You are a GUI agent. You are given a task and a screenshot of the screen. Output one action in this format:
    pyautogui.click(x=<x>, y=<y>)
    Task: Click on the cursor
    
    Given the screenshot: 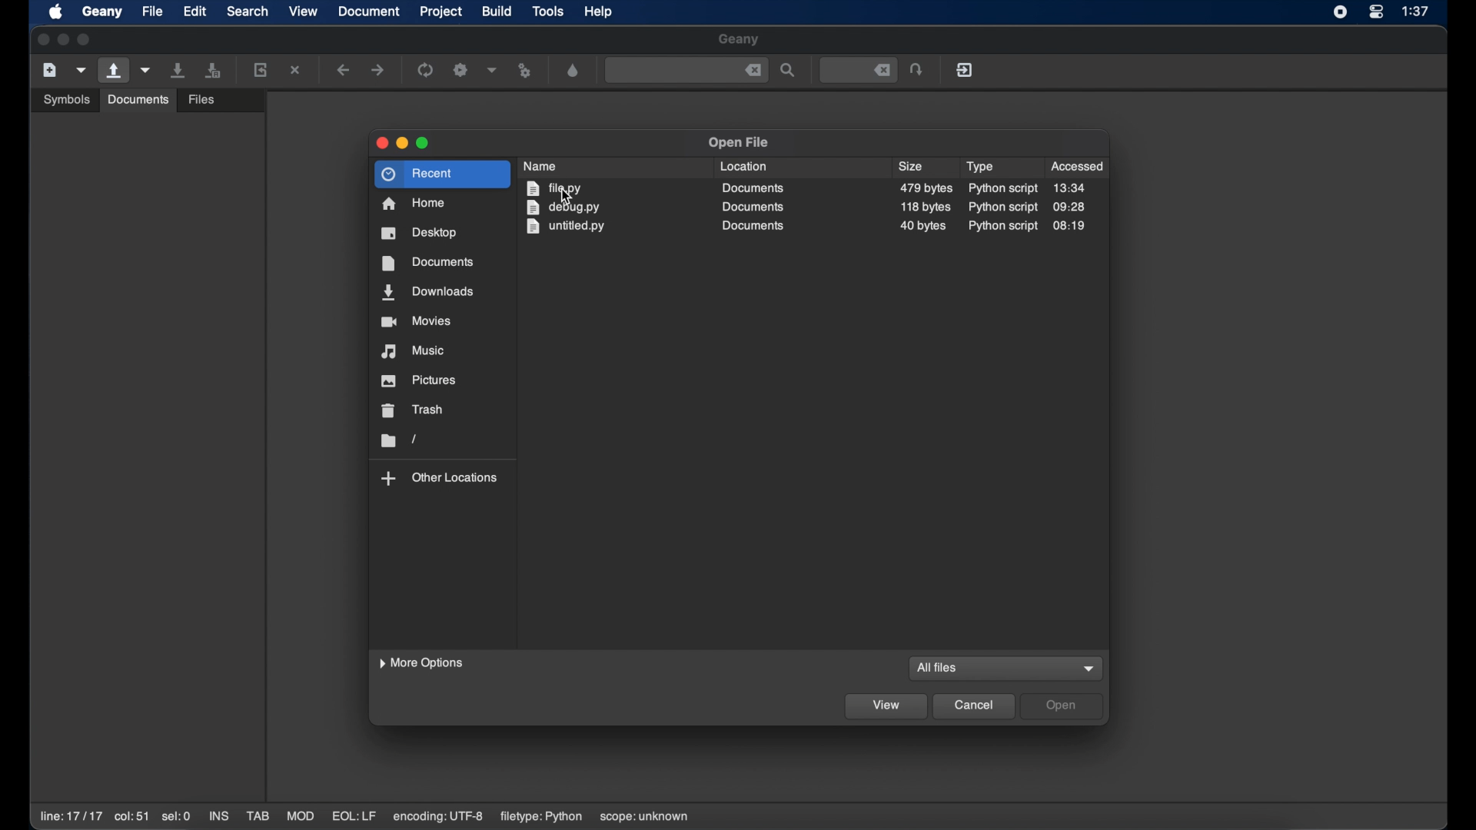 What is the action you would take?
    pyautogui.click(x=566, y=199)
    